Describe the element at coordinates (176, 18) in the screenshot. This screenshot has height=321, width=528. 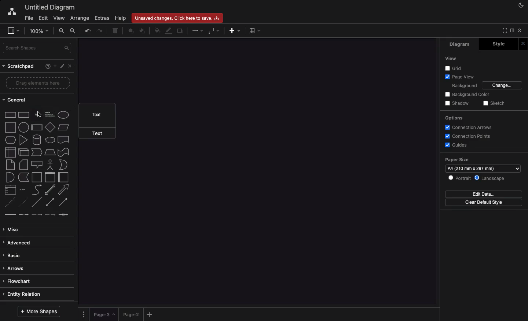
I see `Unsaved changes. click here to save` at that location.